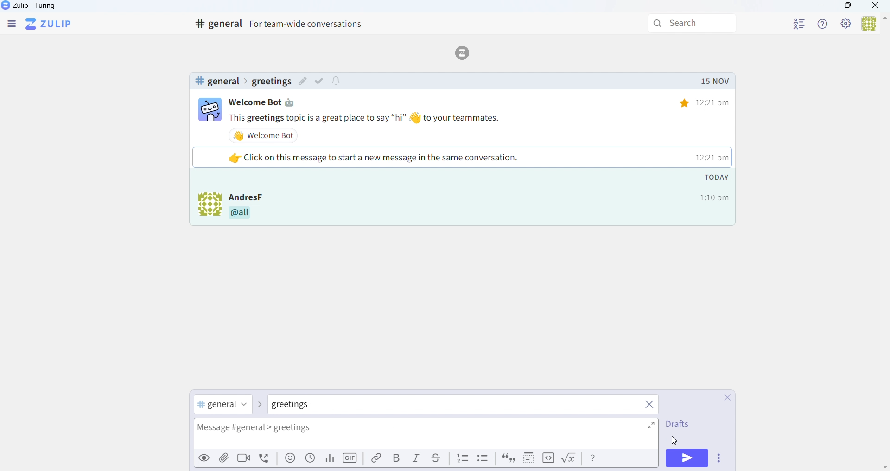 Image resolution: width=890 pixels, height=471 pixels. I want to click on Stats, so click(329, 459).